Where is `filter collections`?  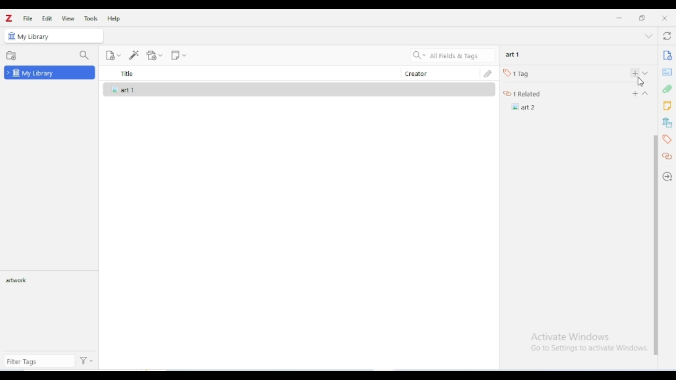 filter collections is located at coordinates (84, 55).